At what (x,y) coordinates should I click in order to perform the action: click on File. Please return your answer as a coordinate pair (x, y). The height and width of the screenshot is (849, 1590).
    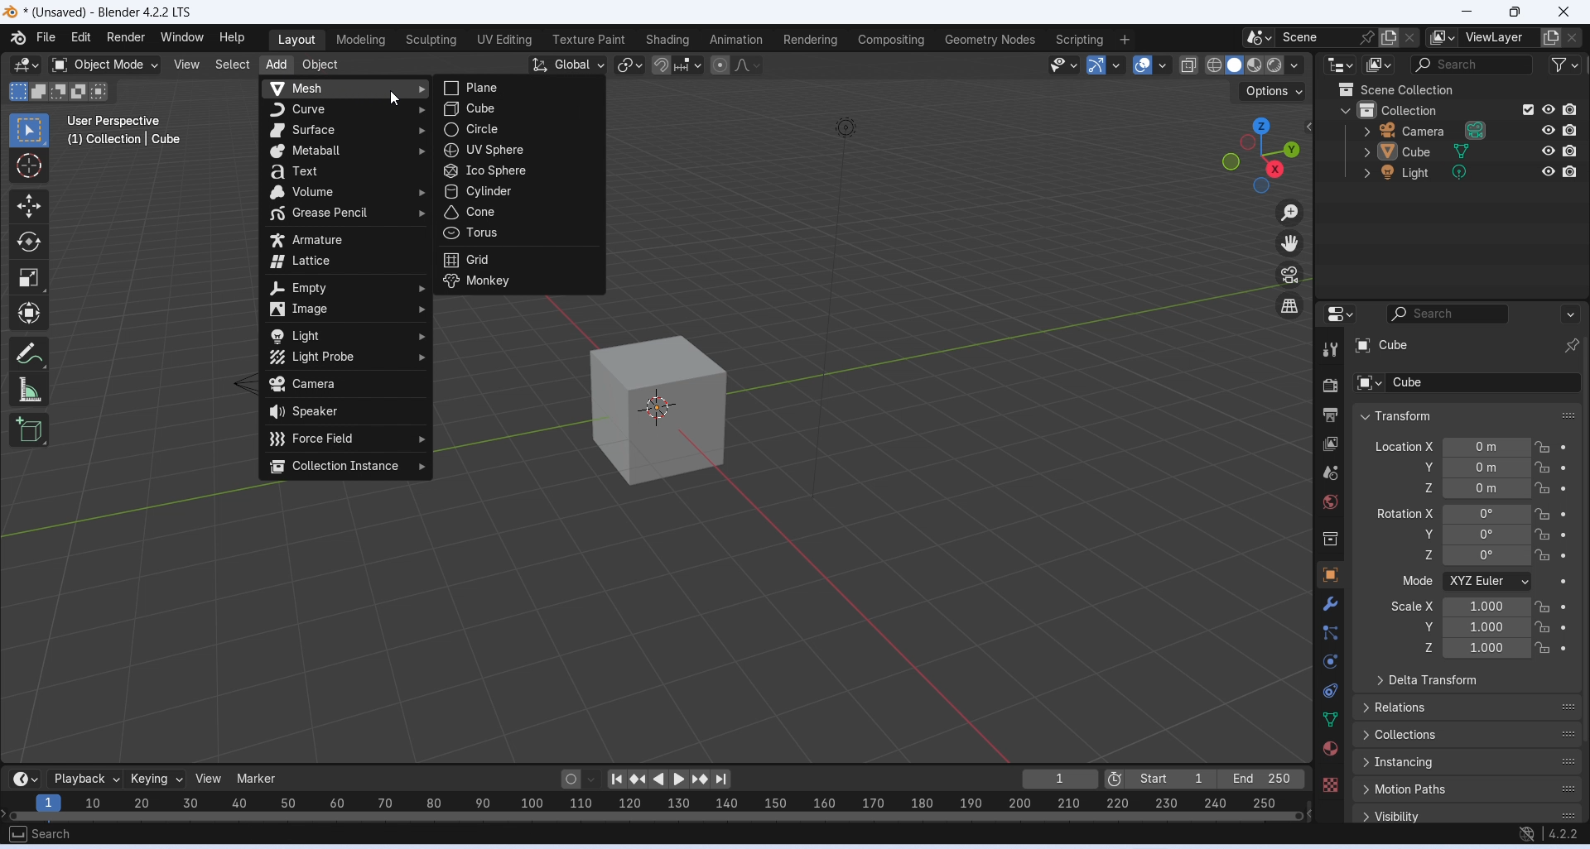
    Looking at the image, I should click on (45, 37).